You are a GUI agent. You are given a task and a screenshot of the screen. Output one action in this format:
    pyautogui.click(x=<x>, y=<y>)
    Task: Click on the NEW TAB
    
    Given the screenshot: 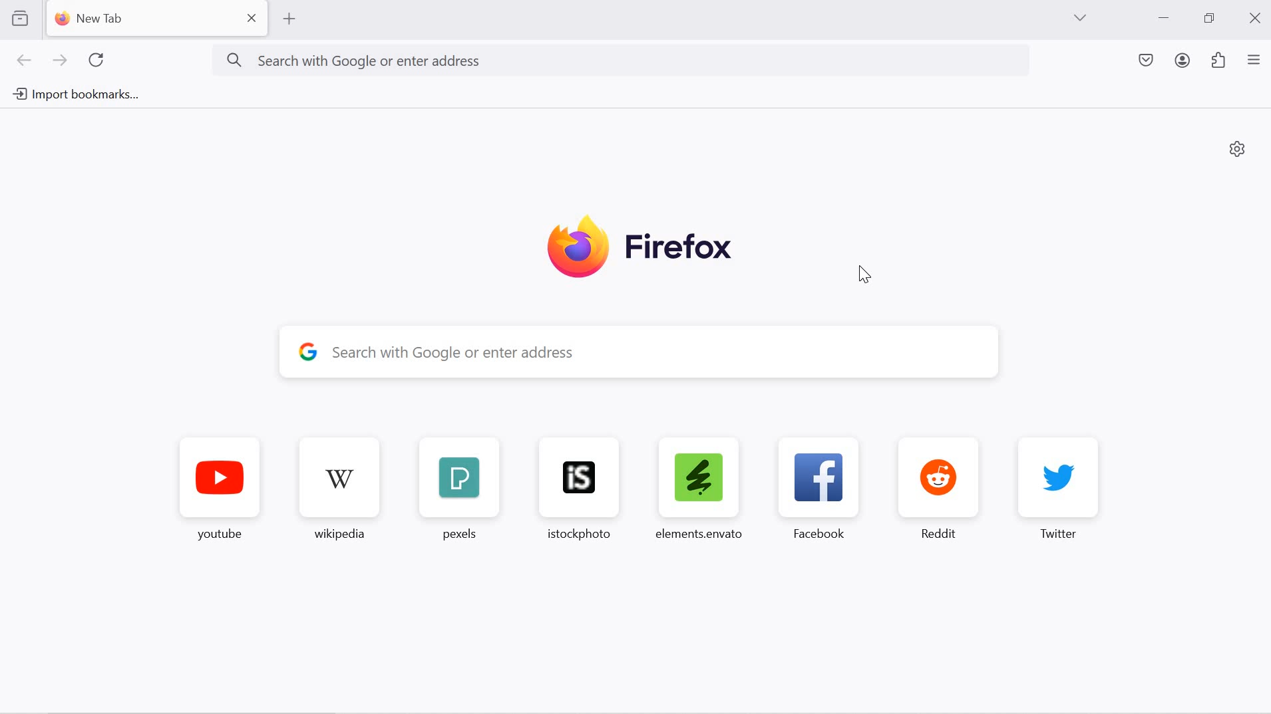 What is the action you would take?
    pyautogui.click(x=140, y=21)
    